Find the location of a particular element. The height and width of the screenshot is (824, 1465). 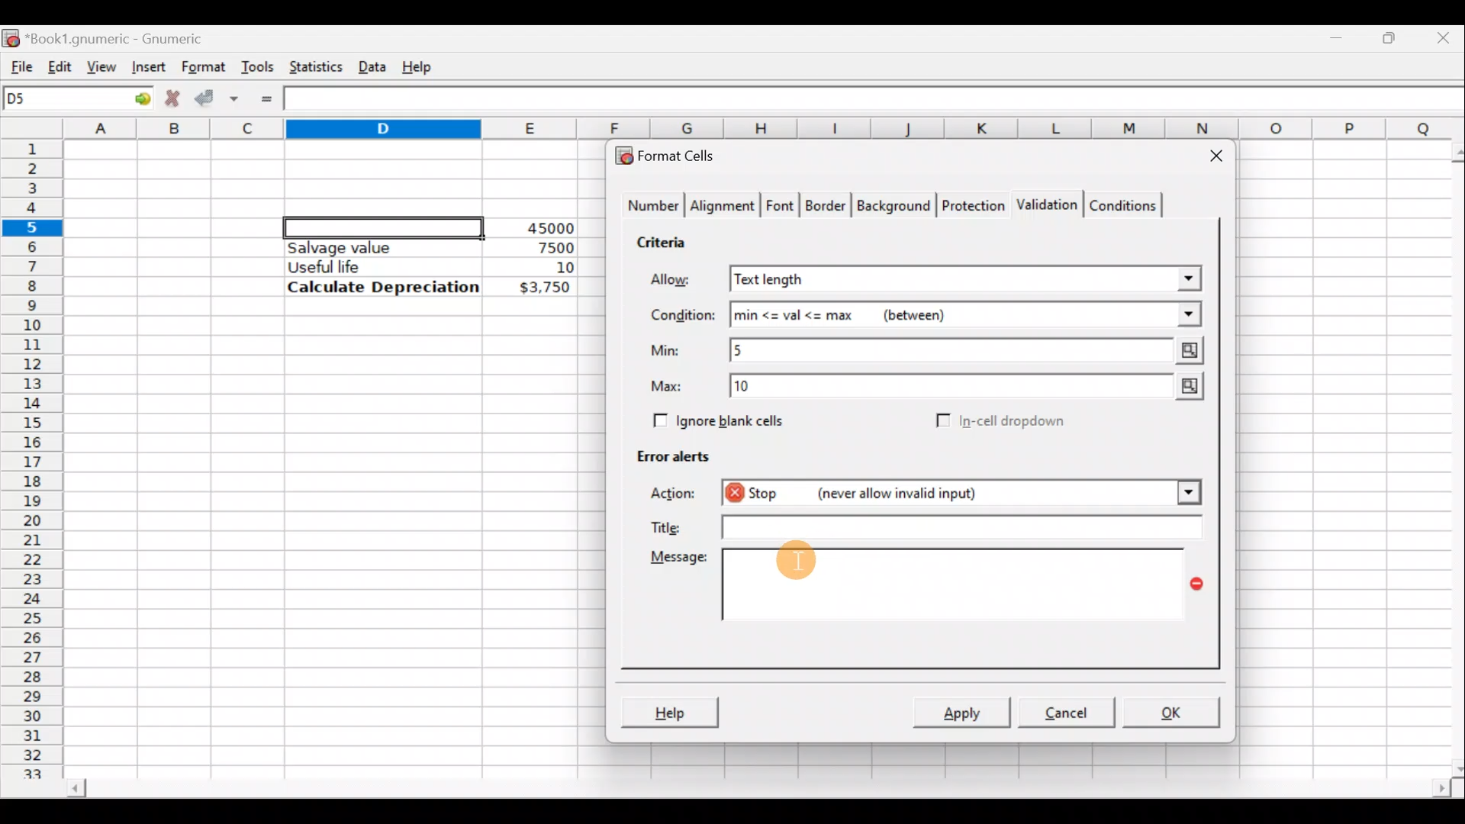

Criteria is located at coordinates (667, 240).